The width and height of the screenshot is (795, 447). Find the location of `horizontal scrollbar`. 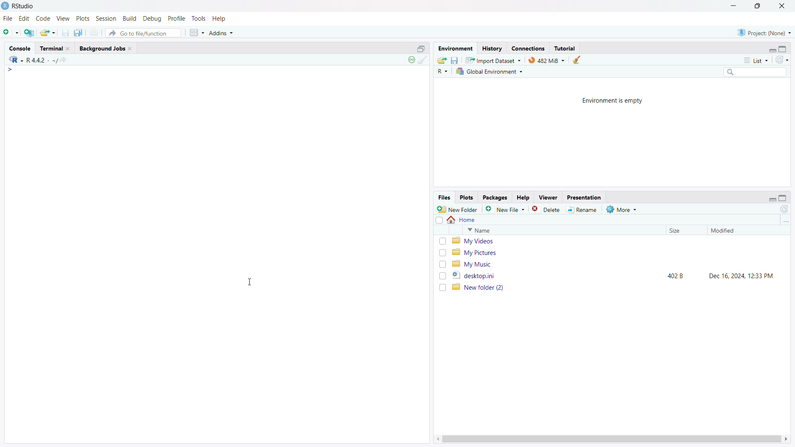

horizontal scrollbar is located at coordinates (611, 439).